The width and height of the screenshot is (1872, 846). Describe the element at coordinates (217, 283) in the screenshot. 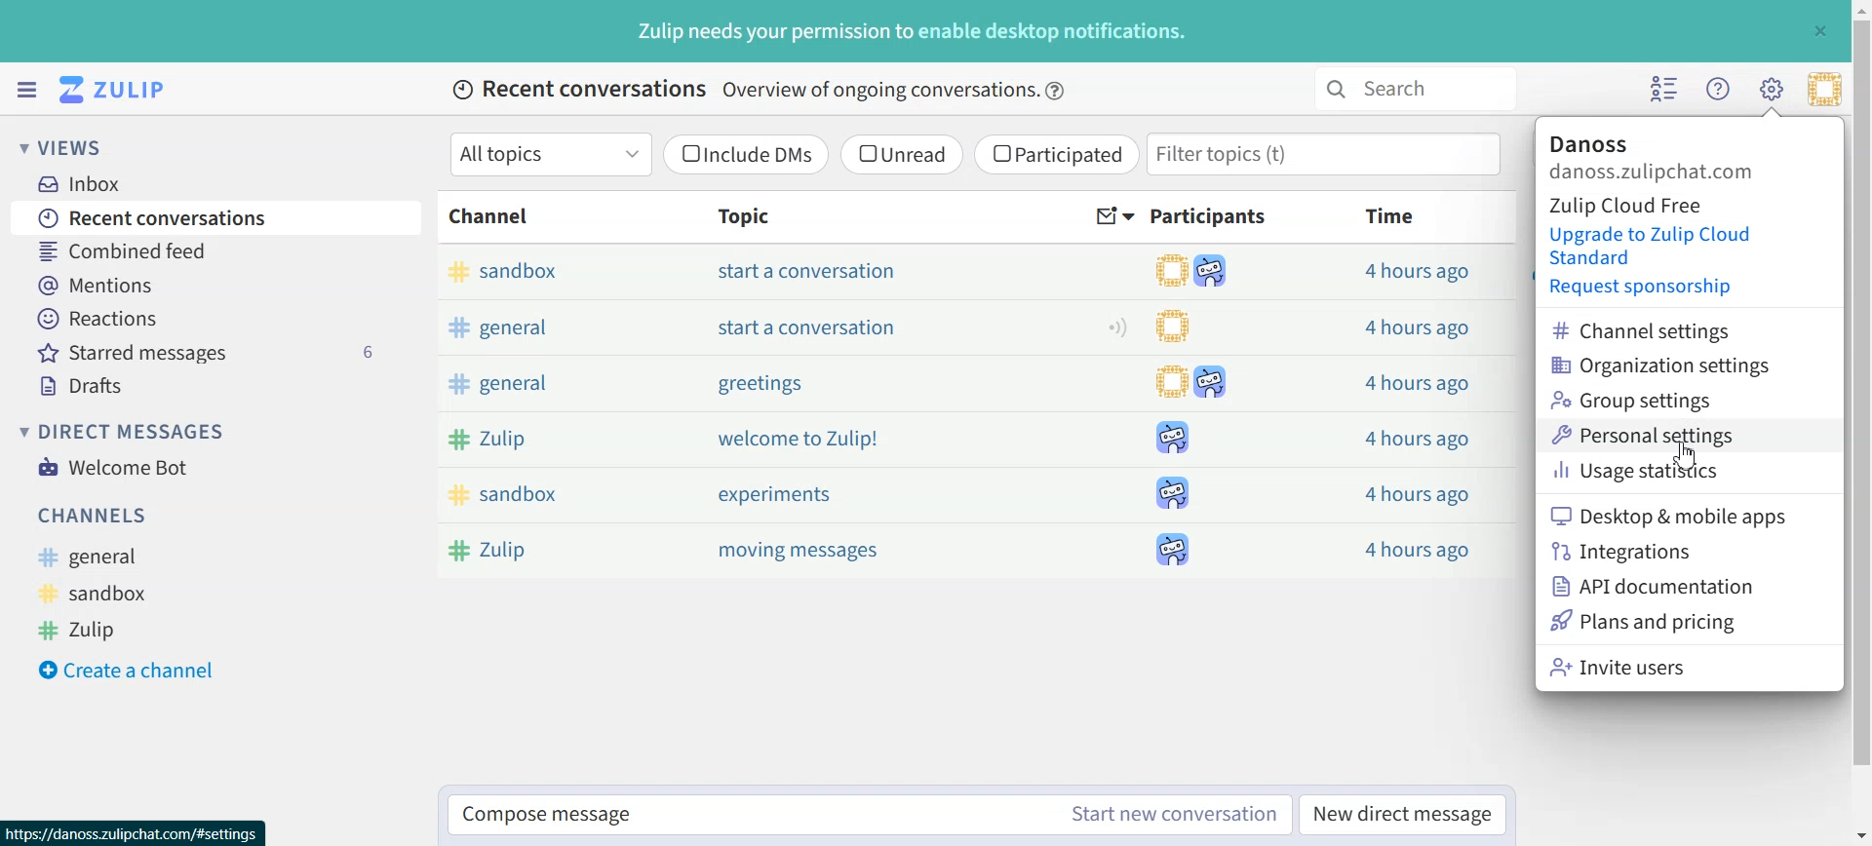

I see `Mentions` at that location.